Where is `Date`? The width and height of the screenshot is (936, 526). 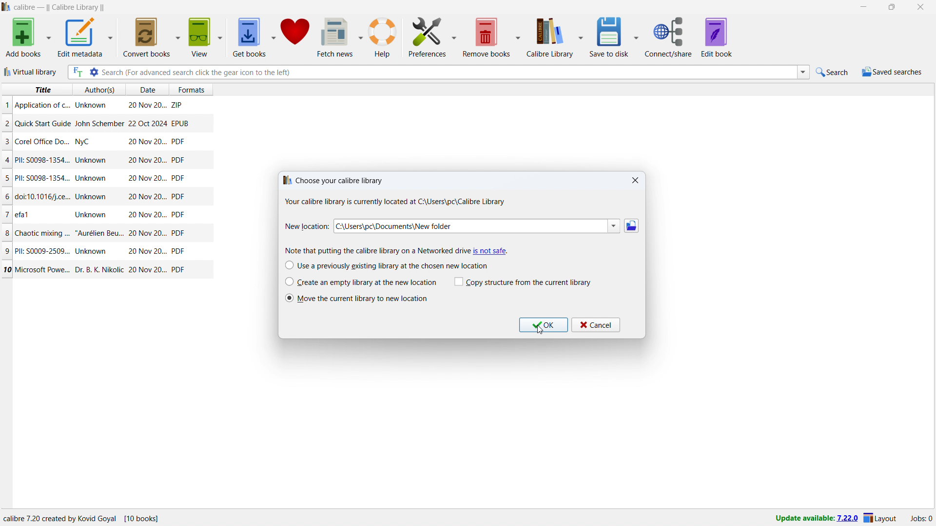
Date is located at coordinates (146, 251).